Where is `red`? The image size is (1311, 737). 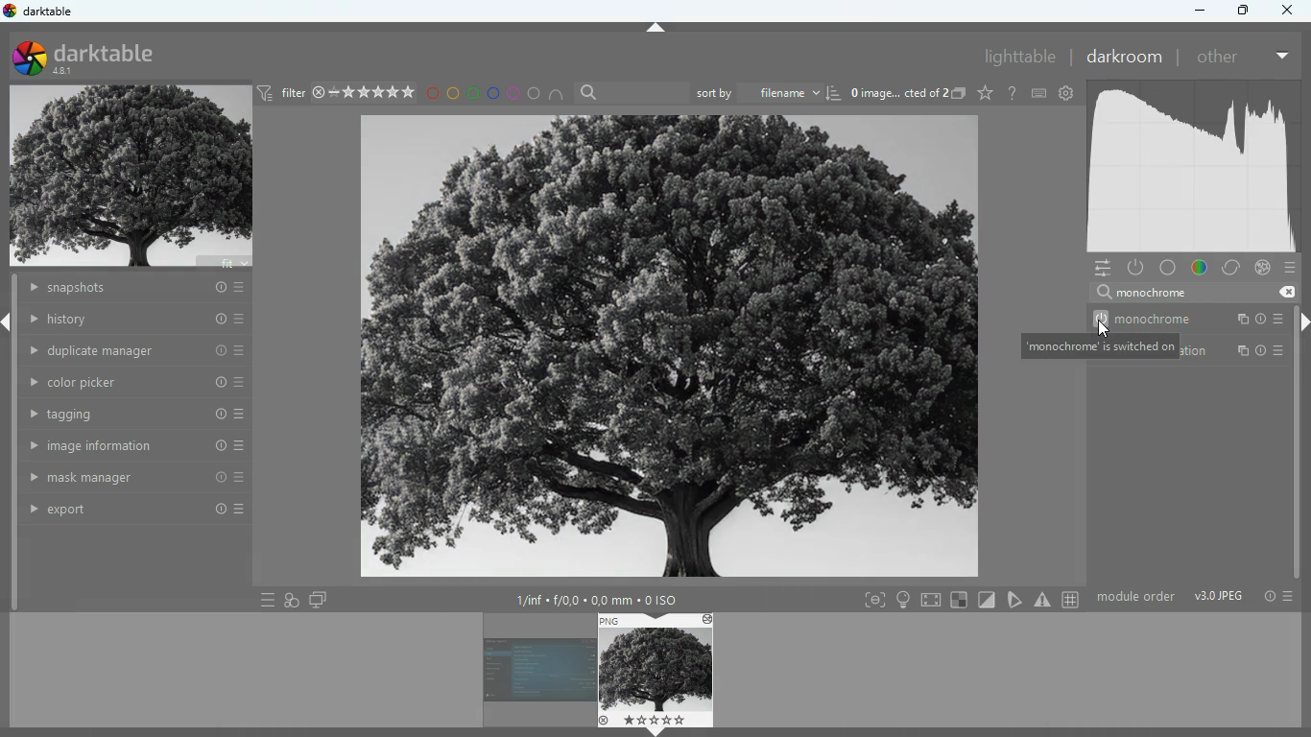
red is located at coordinates (431, 94).